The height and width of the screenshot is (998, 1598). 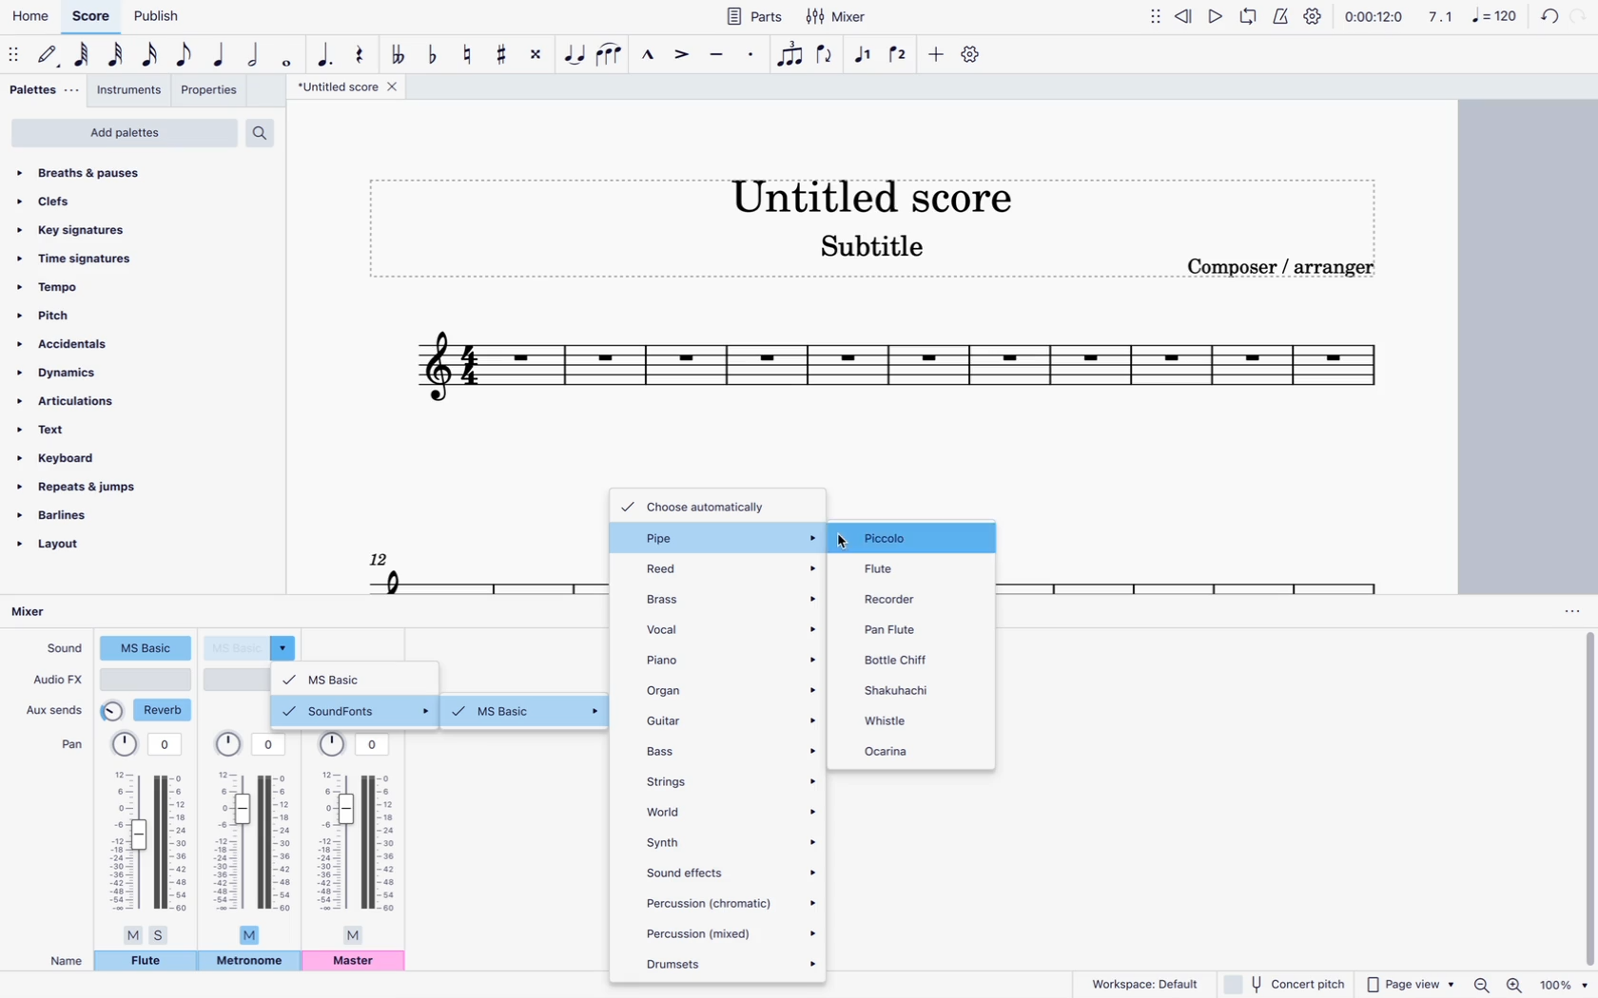 What do you see at coordinates (267, 129) in the screenshot?
I see `search` at bounding box center [267, 129].